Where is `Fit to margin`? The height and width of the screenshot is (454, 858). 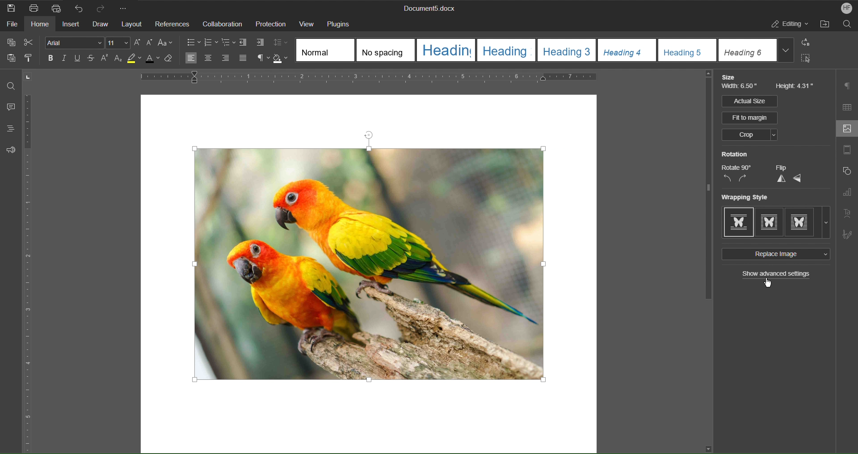
Fit to margin is located at coordinates (750, 118).